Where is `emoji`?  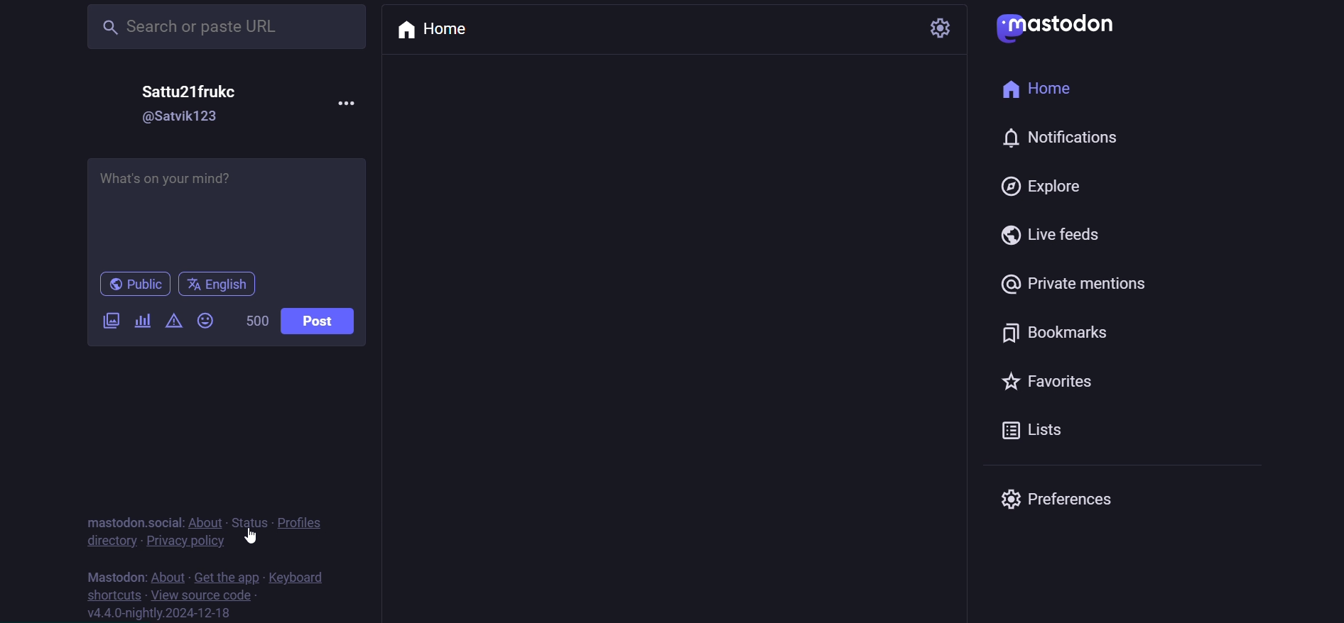 emoji is located at coordinates (208, 321).